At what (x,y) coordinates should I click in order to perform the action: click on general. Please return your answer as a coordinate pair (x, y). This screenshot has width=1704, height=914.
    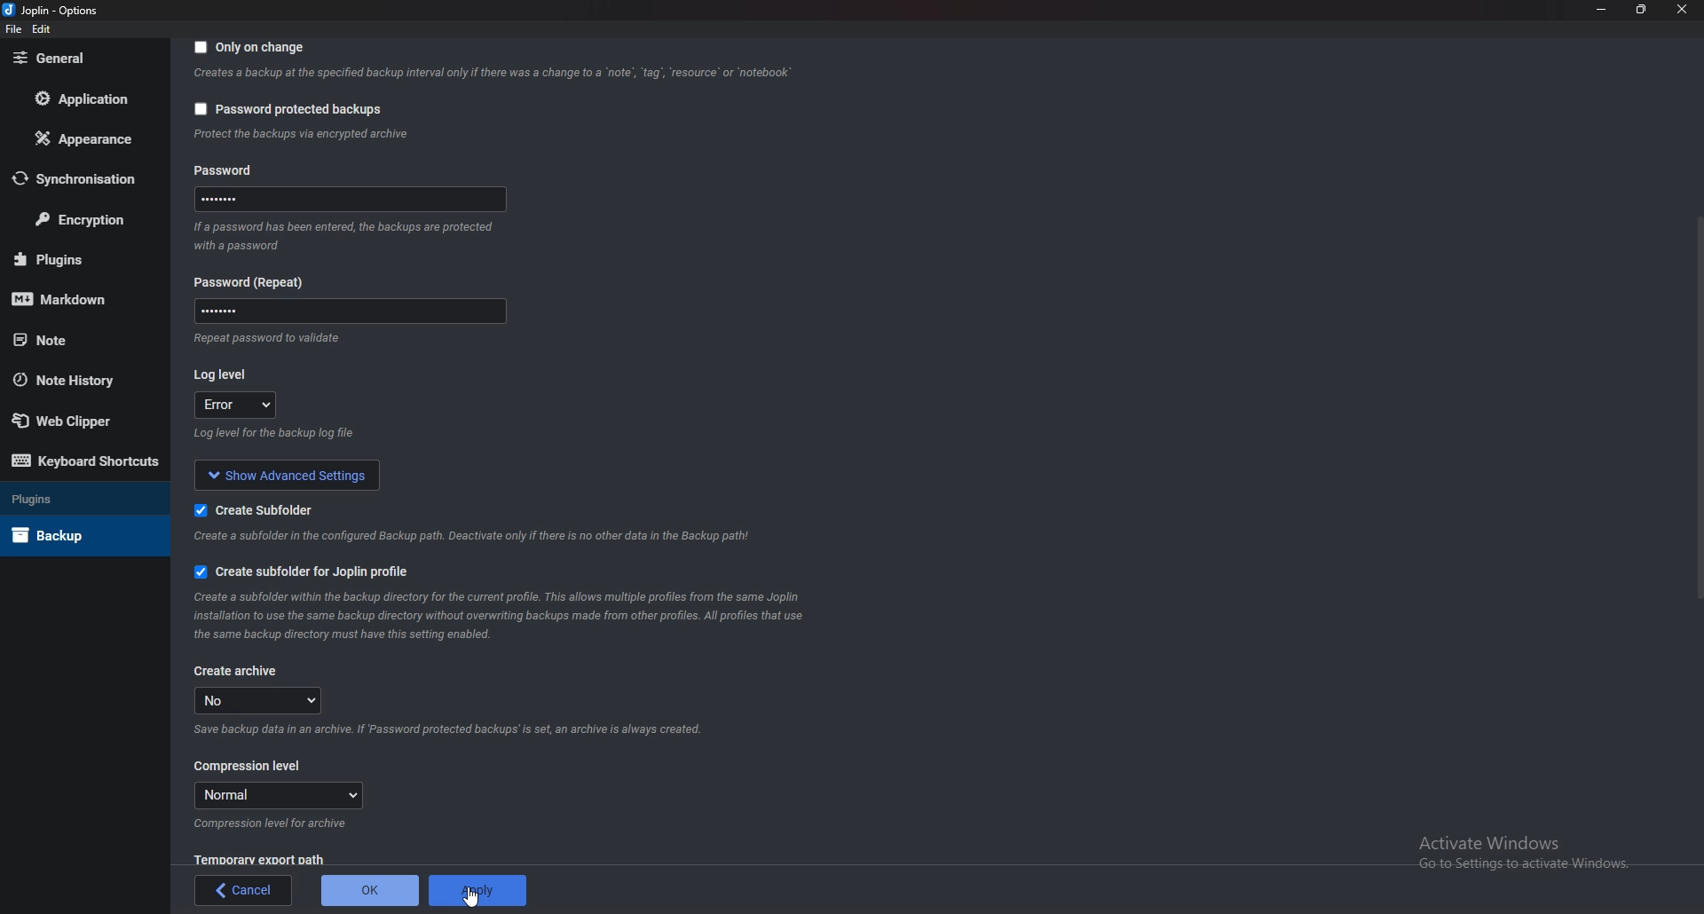
    Looking at the image, I should click on (76, 59).